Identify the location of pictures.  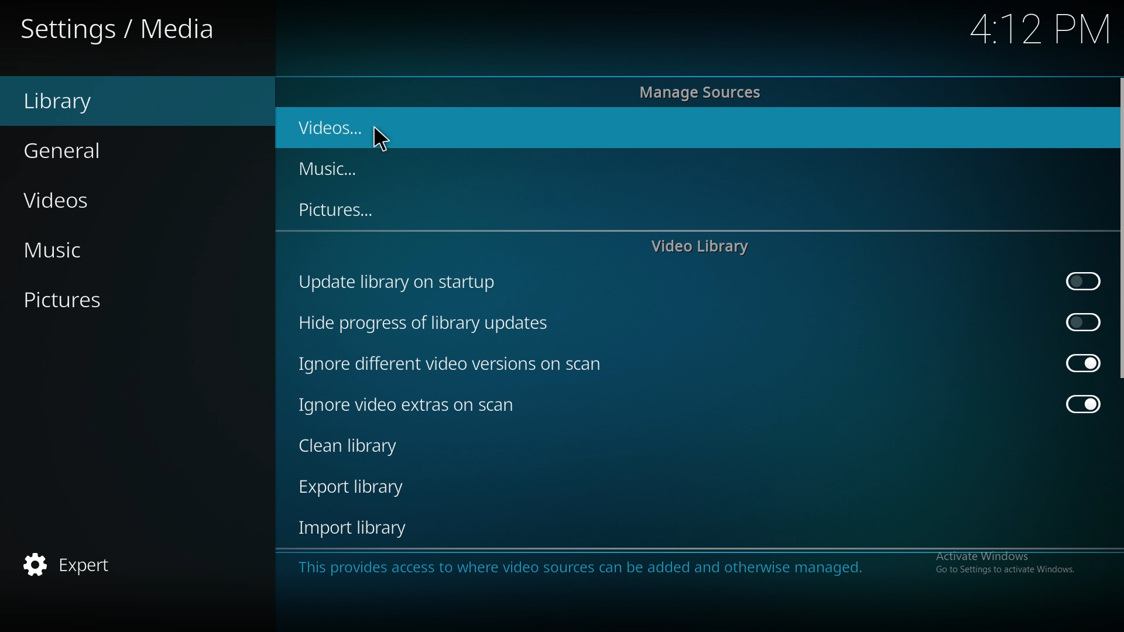
(95, 300).